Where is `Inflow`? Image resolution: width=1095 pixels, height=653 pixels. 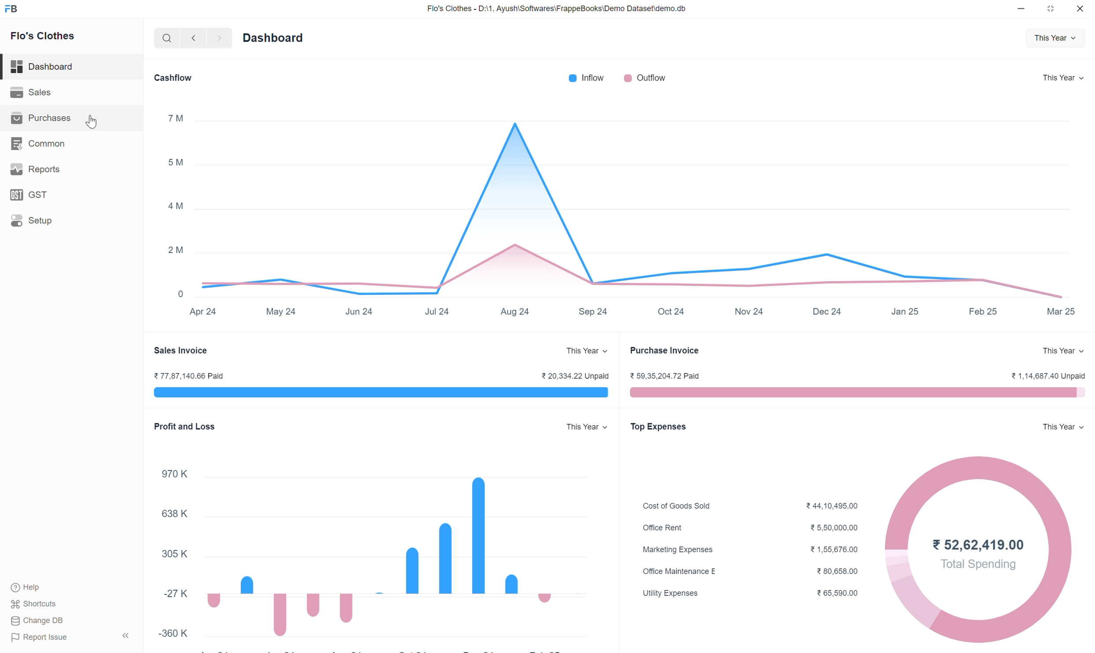
Inflow is located at coordinates (586, 77).